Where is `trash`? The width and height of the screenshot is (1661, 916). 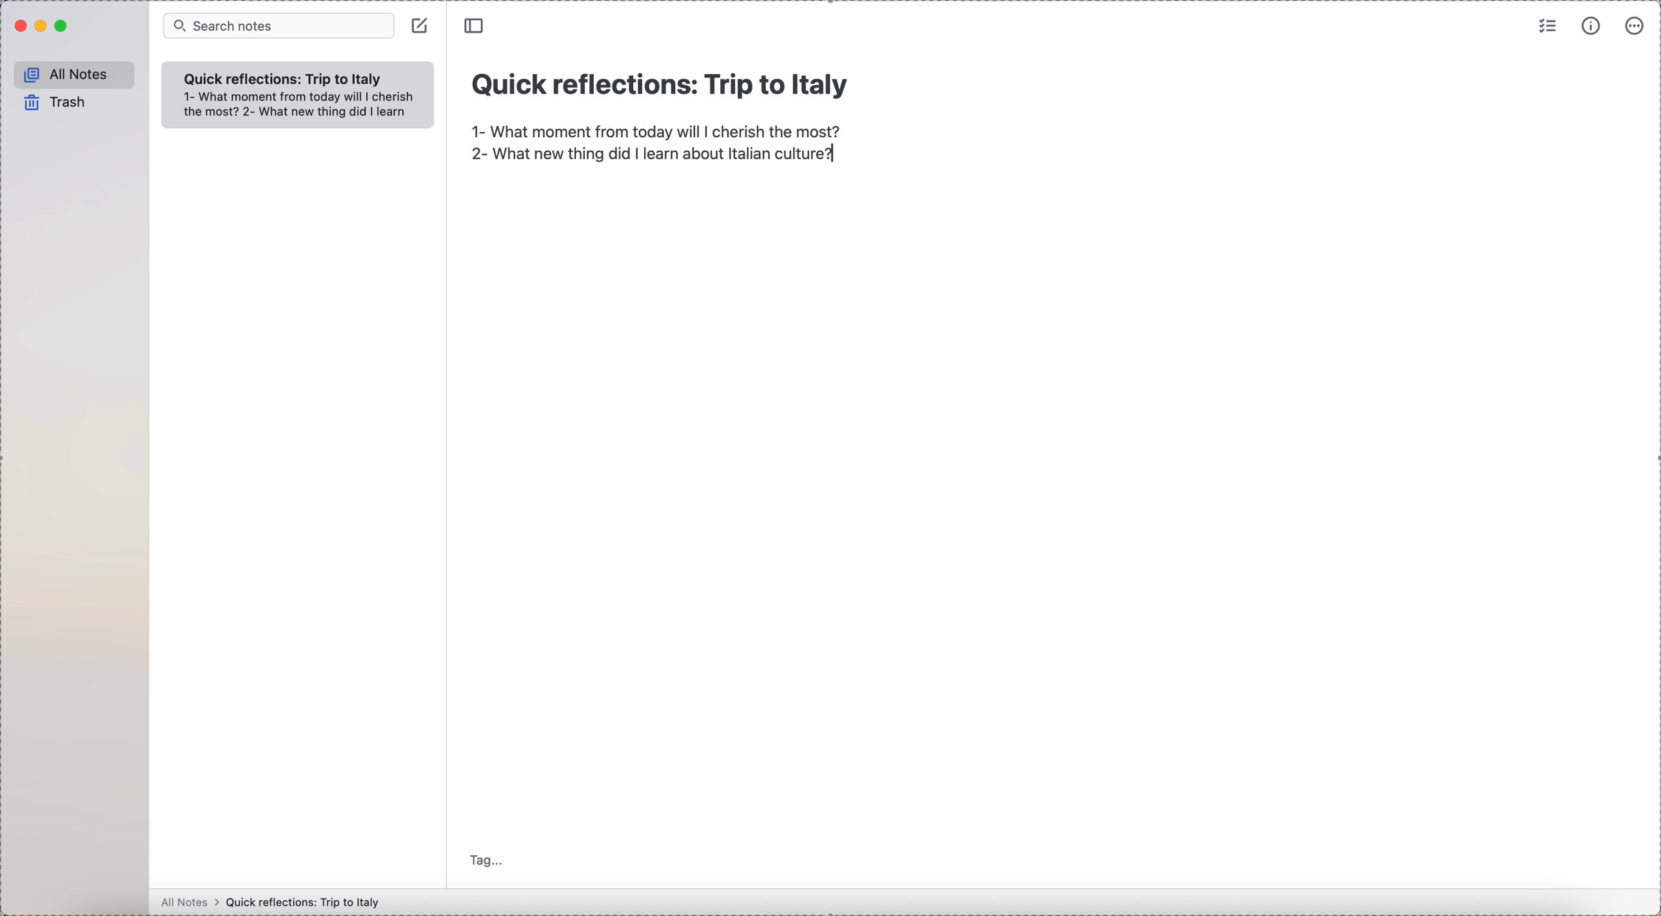 trash is located at coordinates (53, 103).